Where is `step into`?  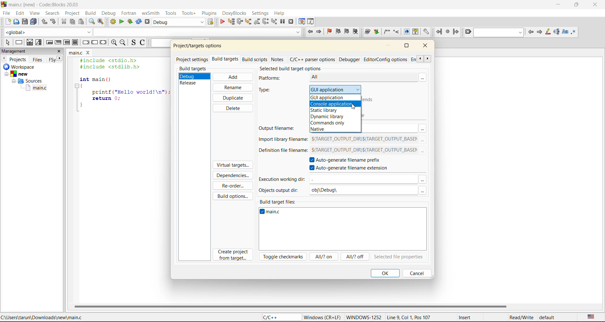
step into is located at coordinates (248, 22).